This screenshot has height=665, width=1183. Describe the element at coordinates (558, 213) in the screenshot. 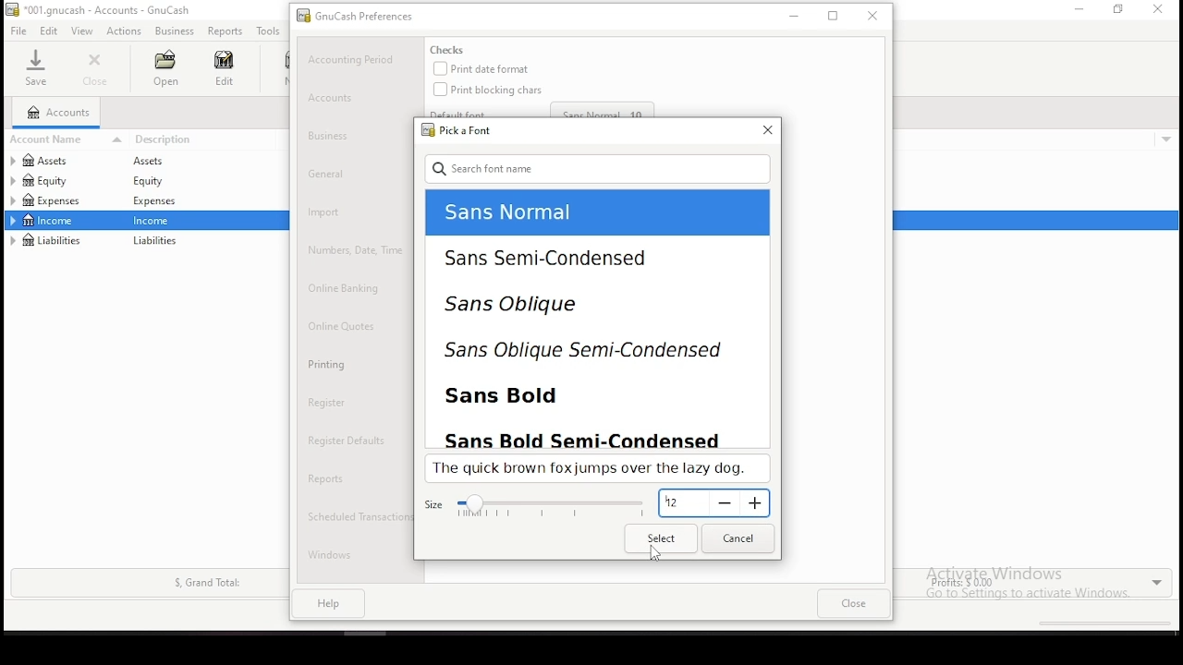

I see `font option` at that location.